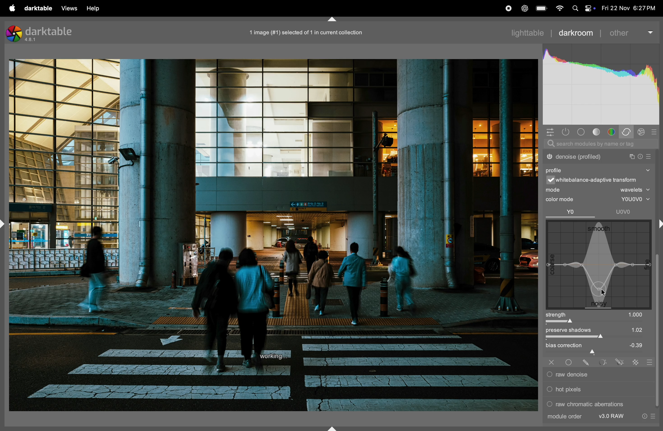  What do you see at coordinates (541, 9) in the screenshot?
I see `battery` at bounding box center [541, 9].